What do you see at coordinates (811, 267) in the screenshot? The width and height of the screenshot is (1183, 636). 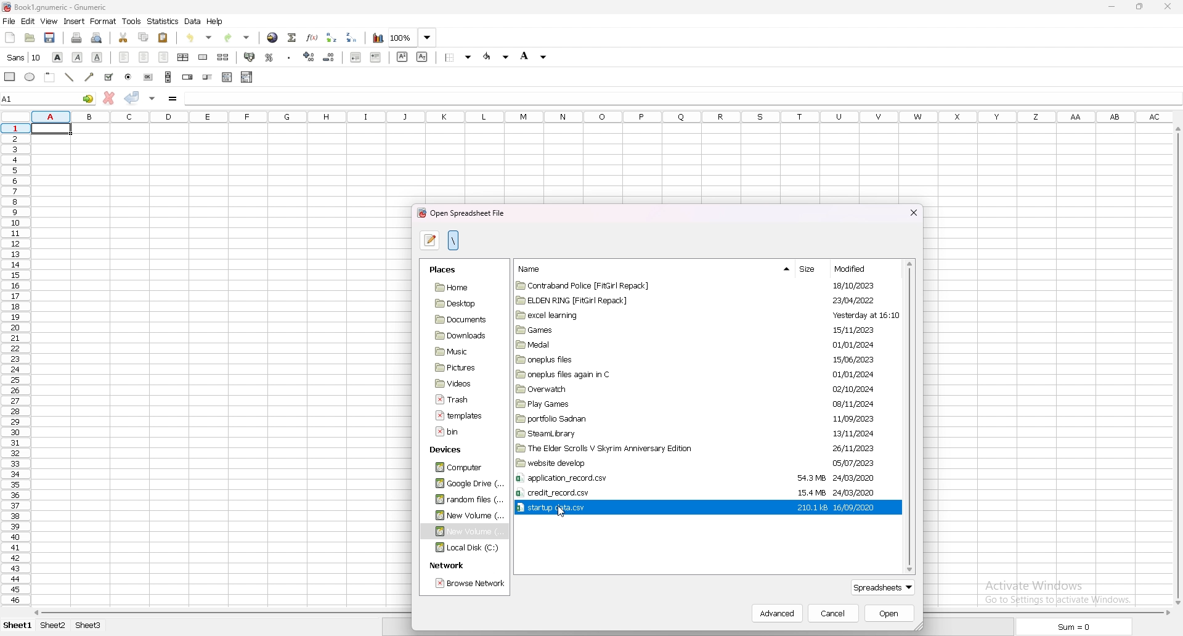 I see `size` at bounding box center [811, 267].